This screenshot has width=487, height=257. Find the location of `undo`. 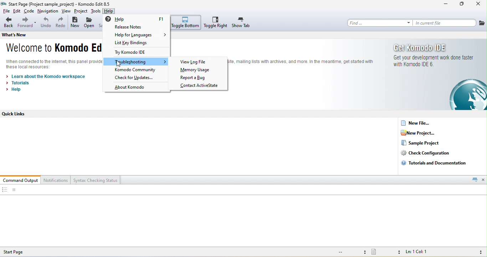

undo is located at coordinates (46, 23).